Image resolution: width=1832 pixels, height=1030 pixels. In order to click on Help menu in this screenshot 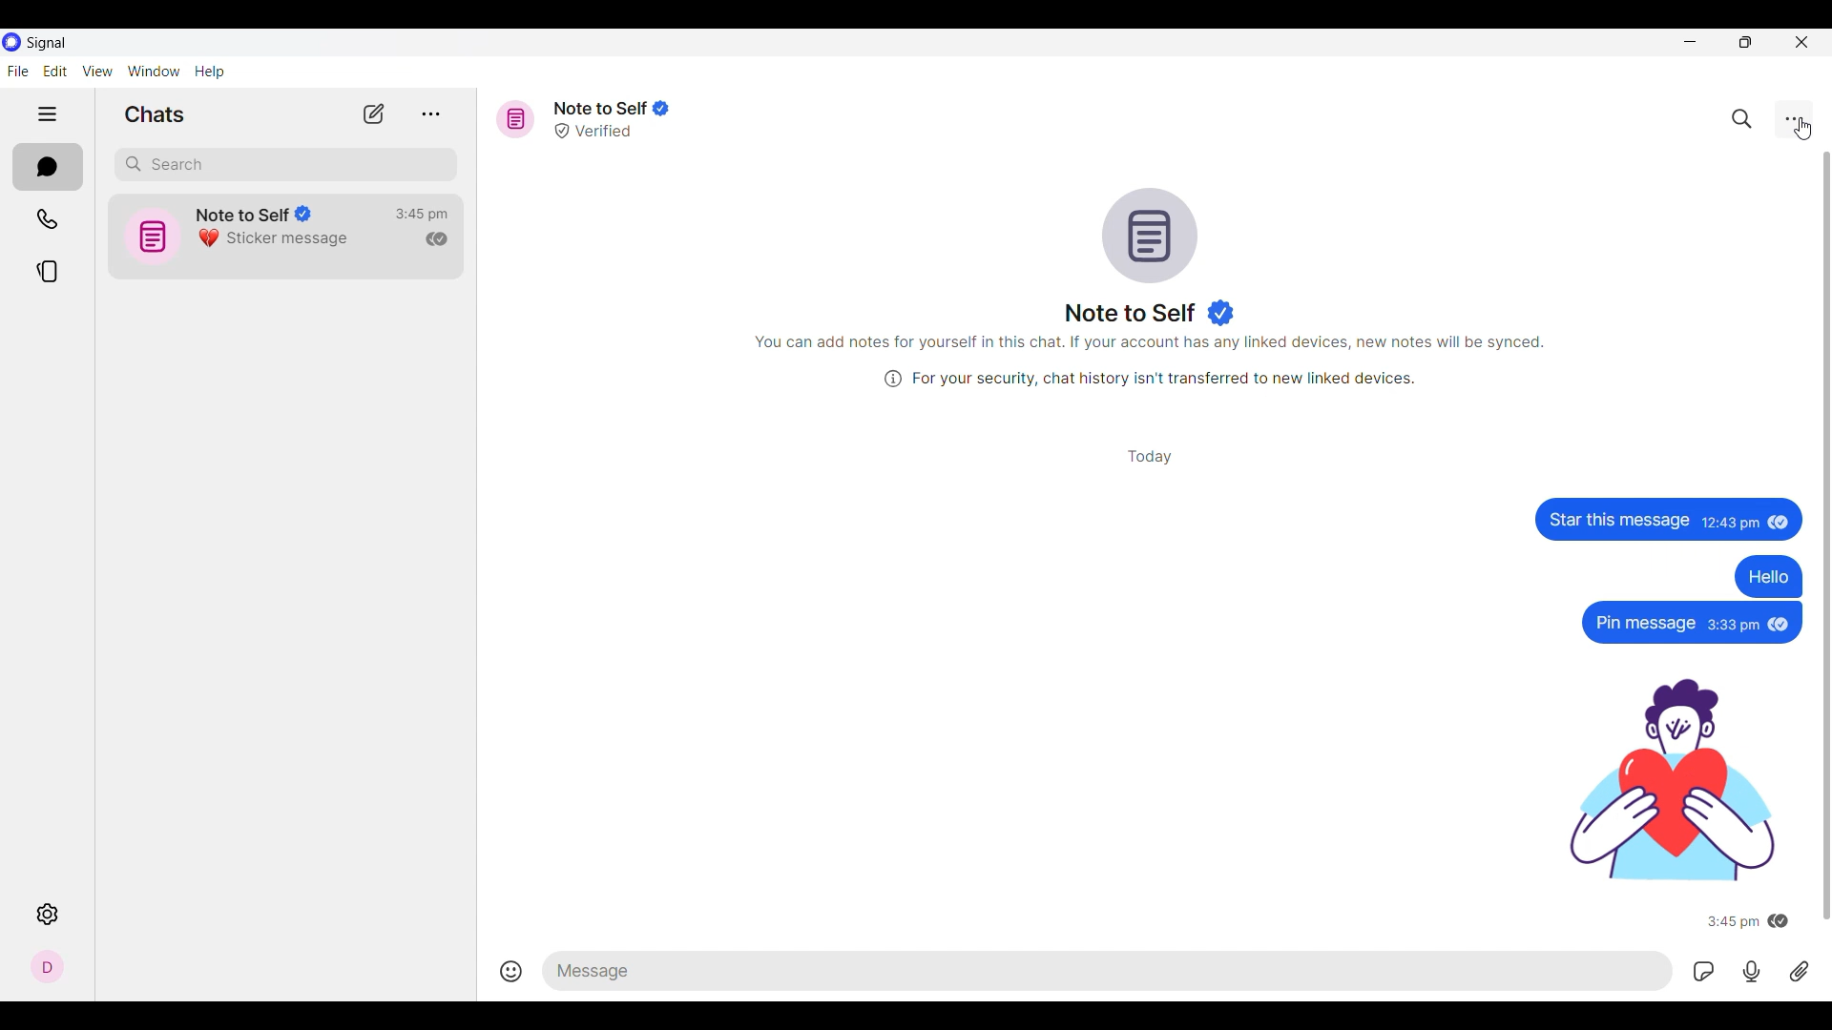, I will do `click(210, 72)`.